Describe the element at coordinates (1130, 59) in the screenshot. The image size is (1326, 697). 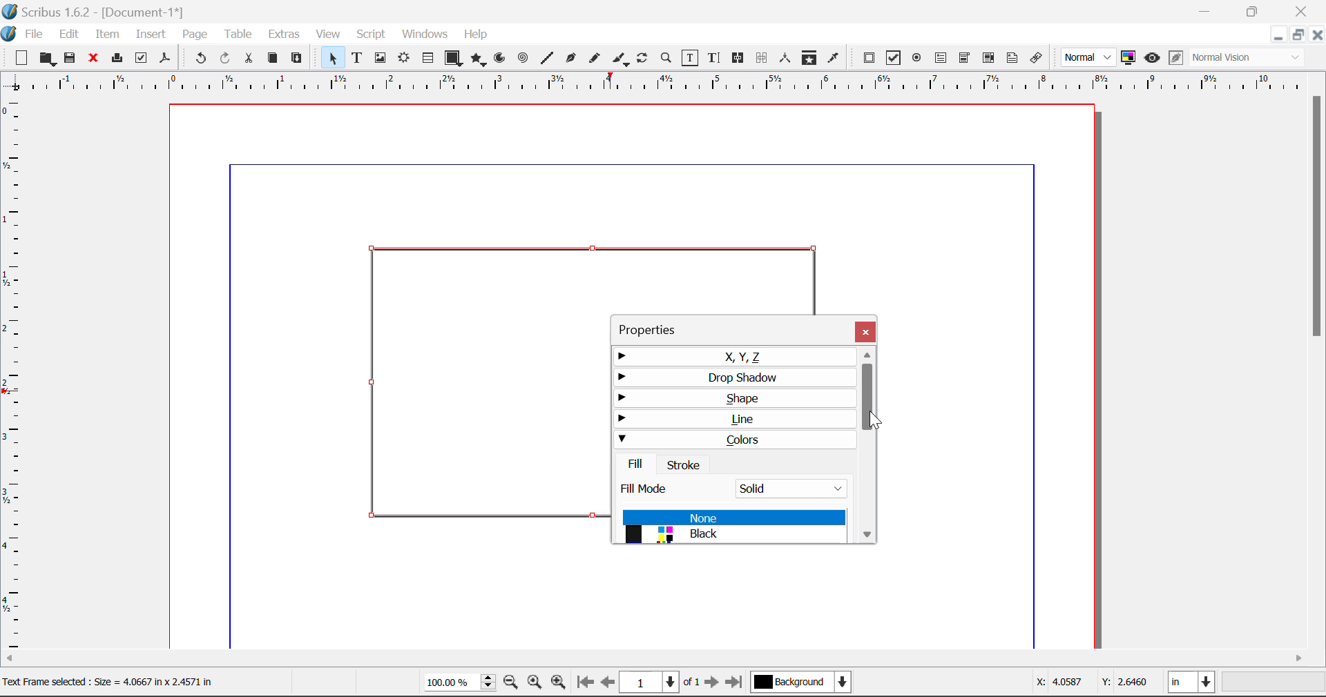
I see `Toggle Color Management` at that location.